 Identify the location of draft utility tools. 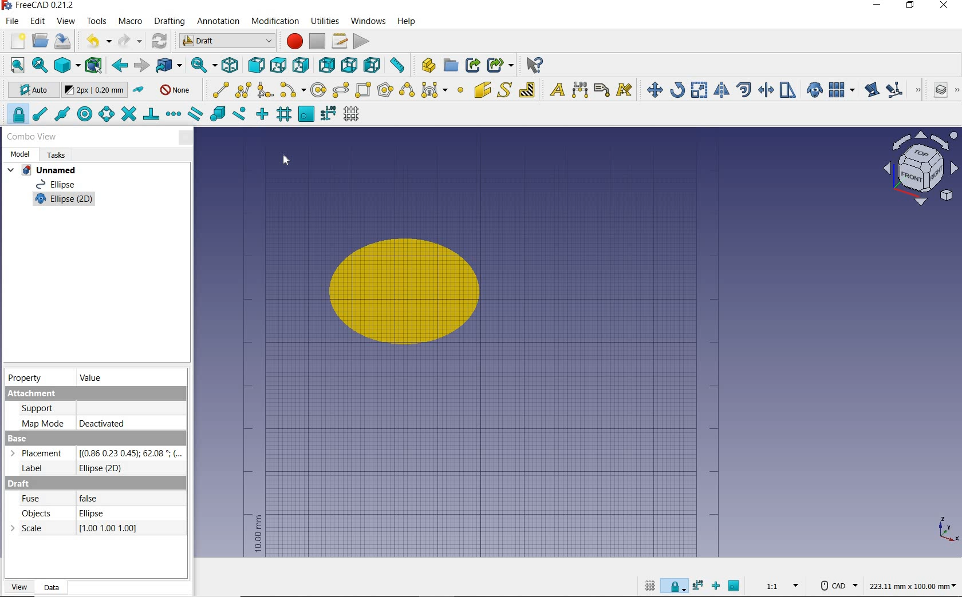
(957, 91).